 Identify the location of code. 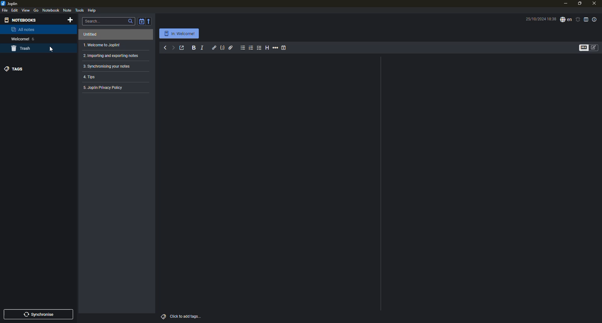
(223, 47).